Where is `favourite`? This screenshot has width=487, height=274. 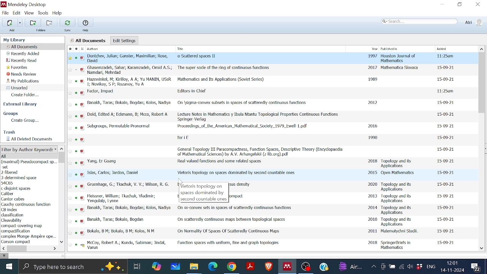 favourite is located at coordinates (70, 82).